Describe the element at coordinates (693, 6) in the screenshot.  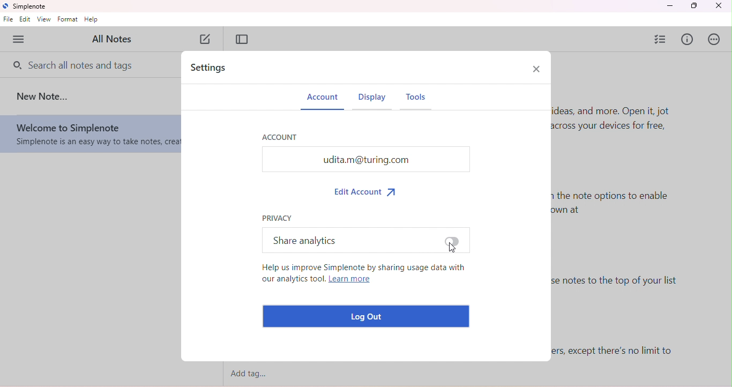
I see `maximize` at that location.